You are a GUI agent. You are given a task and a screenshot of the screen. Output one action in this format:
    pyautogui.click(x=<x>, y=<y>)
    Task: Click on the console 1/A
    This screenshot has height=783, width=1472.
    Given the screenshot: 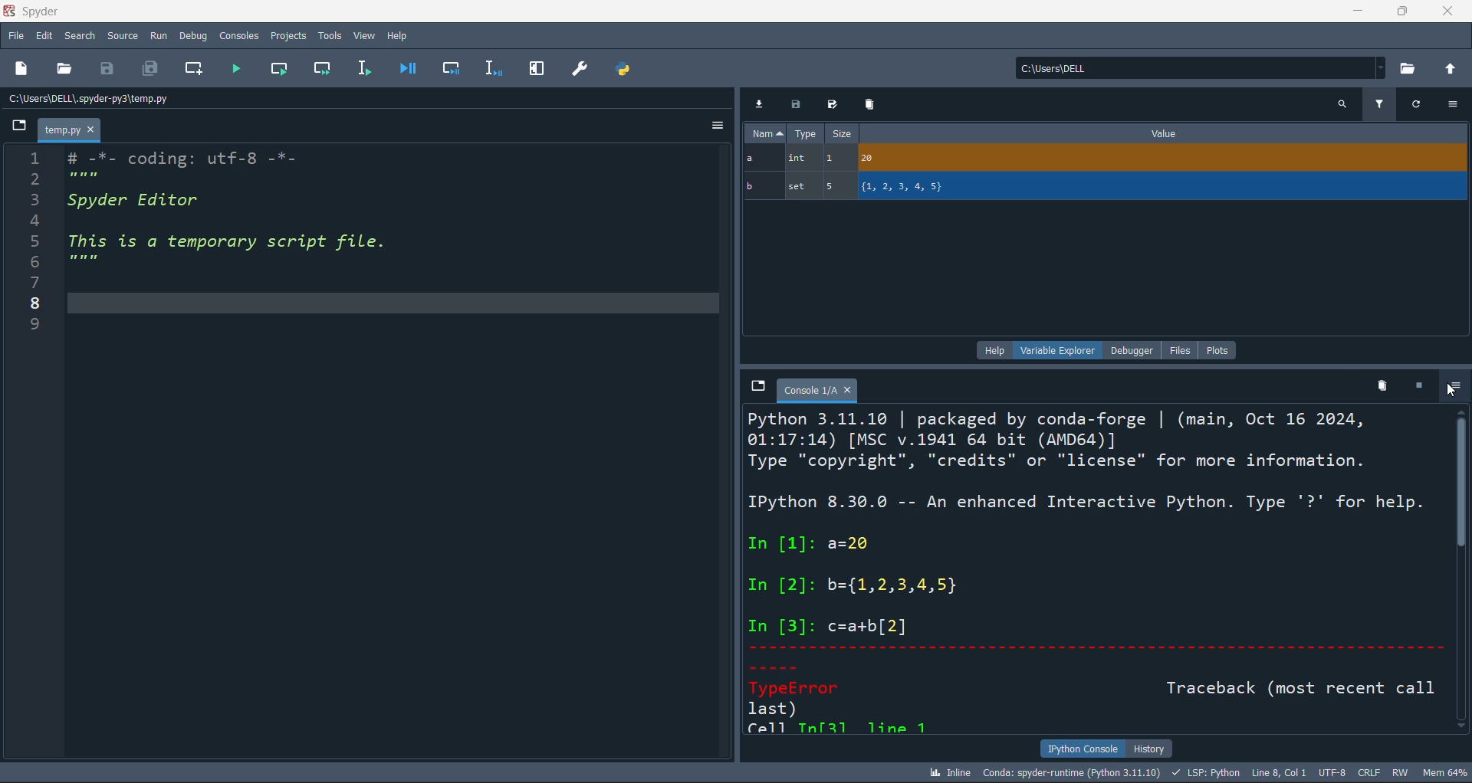 What is the action you would take?
    pyautogui.click(x=818, y=390)
    